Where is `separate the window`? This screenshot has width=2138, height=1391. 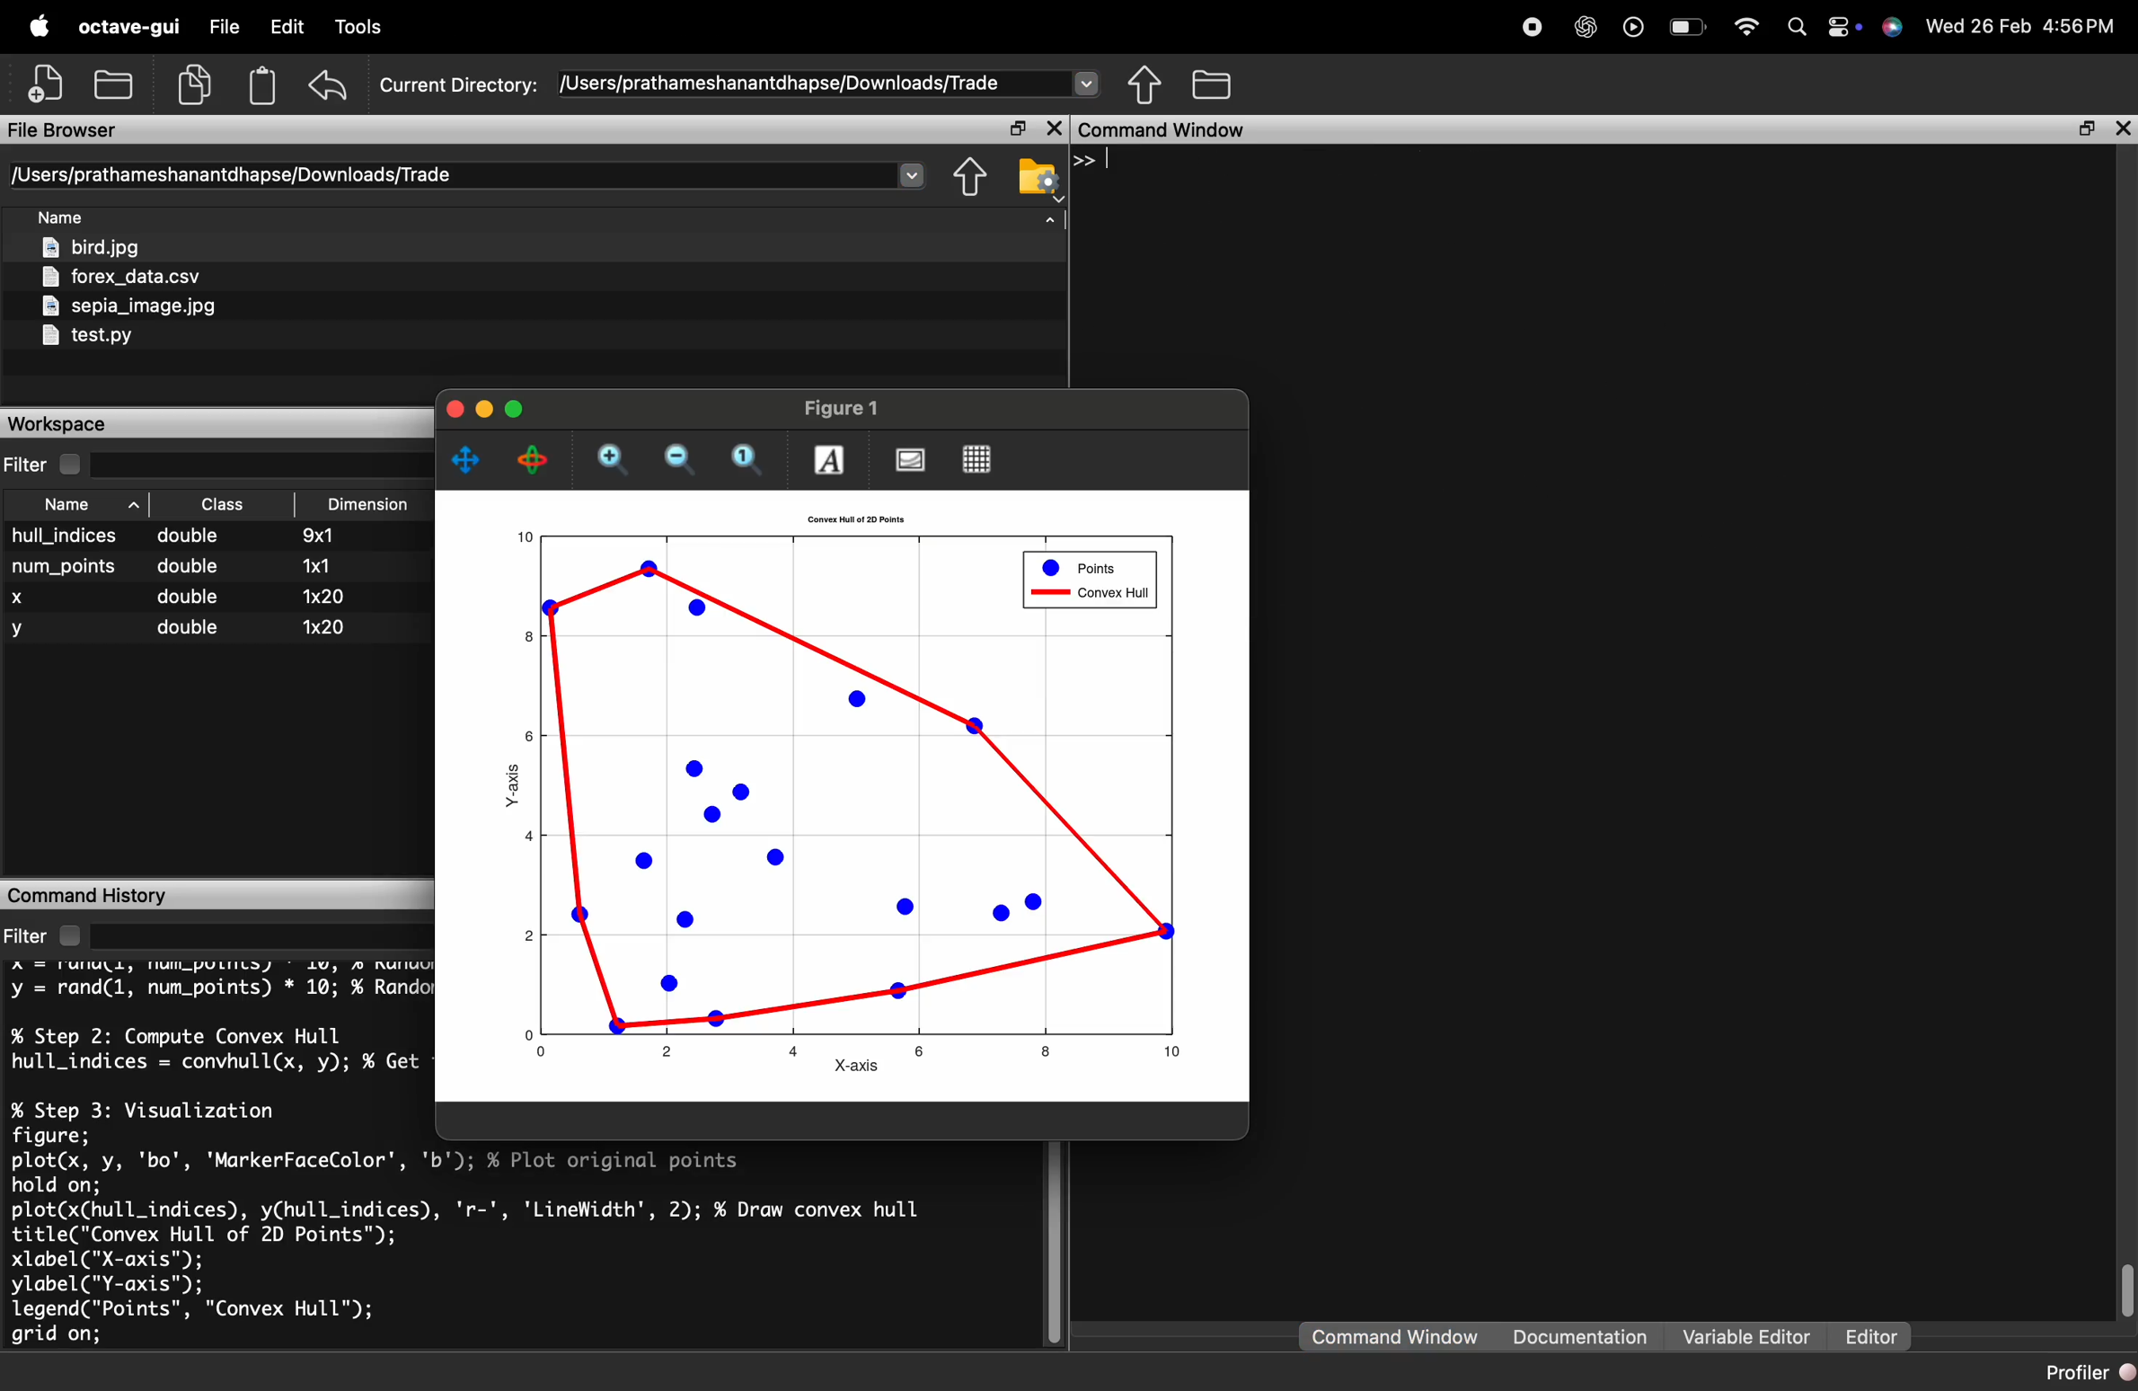 separate the window is located at coordinates (2088, 129).